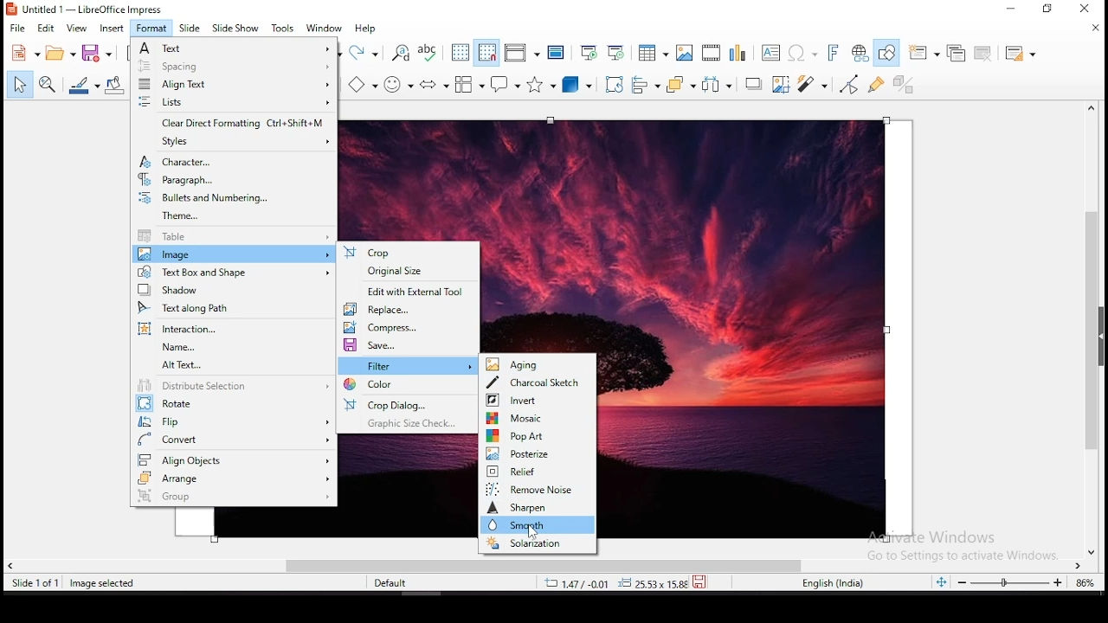 The height and width of the screenshot is (623, 1108). What do you see at coordinates (890, 52) in the screenshot?
I see `show draw functions` at bounding box center [890, 52].